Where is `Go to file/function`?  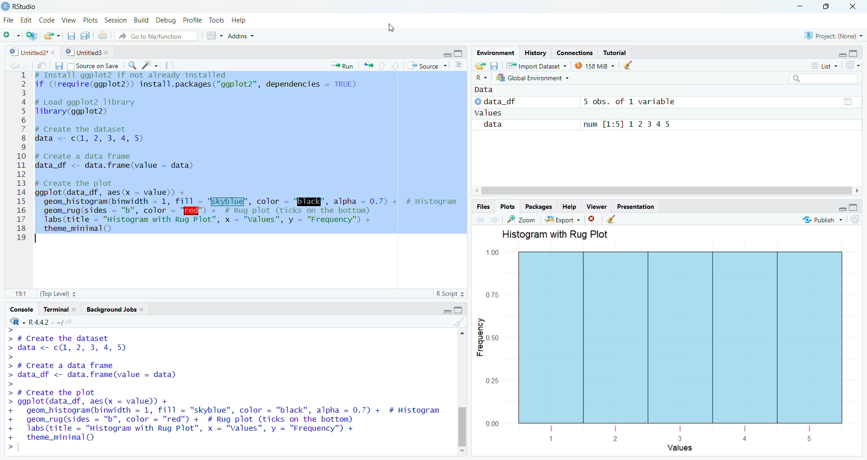 Go to file/function is located at coordinates (154, 35).